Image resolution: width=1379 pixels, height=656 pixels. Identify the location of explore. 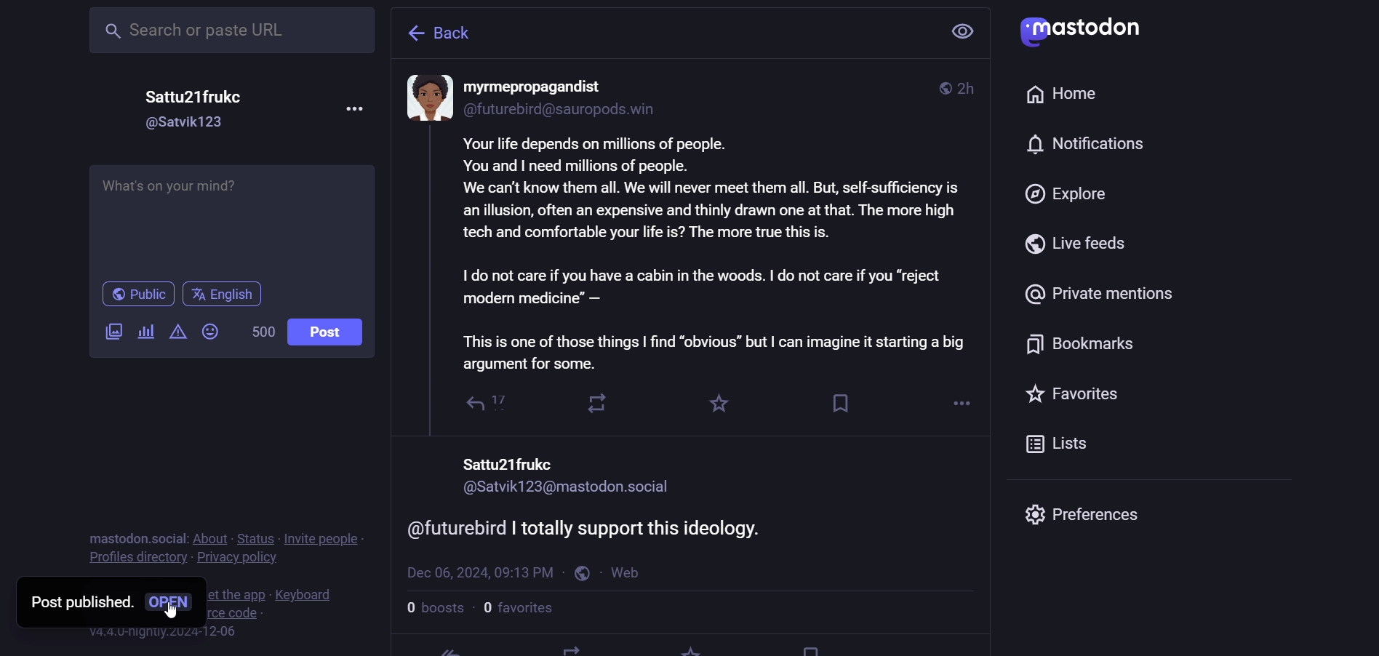
(1066, 196).